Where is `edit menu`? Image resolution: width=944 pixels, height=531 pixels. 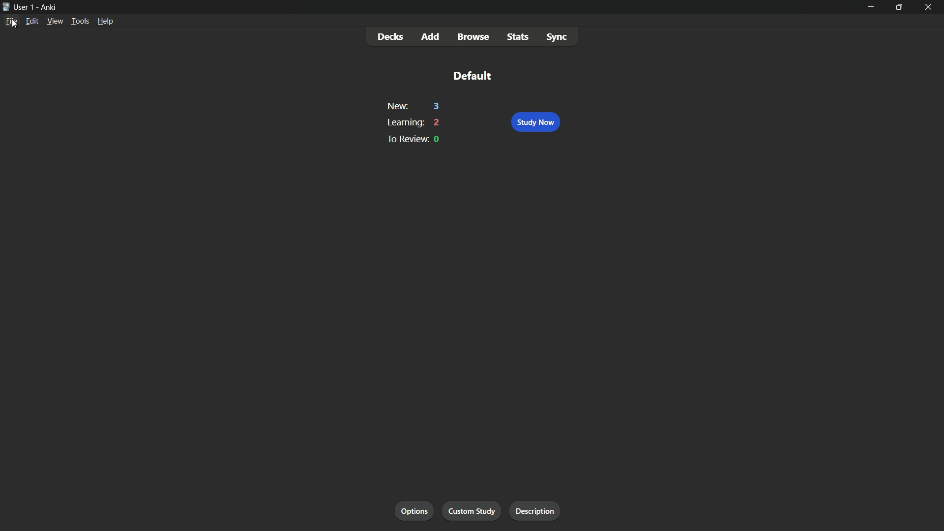 edit menu is located at coordinates (32, 21).